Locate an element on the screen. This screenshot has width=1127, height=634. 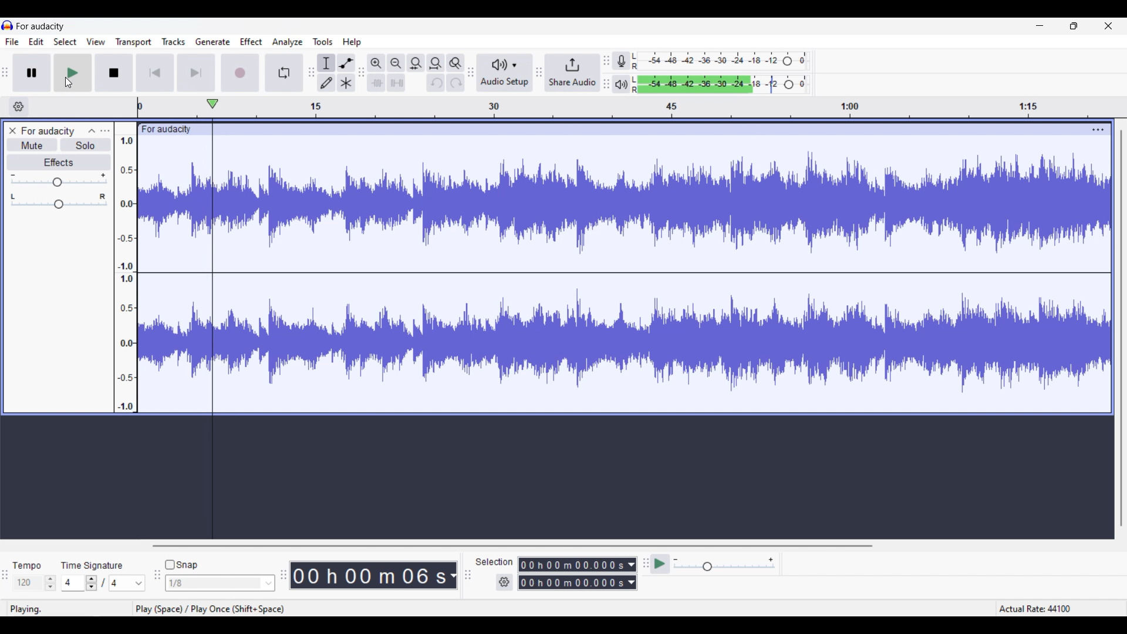
Help menu is located at coordinates (352, 42).